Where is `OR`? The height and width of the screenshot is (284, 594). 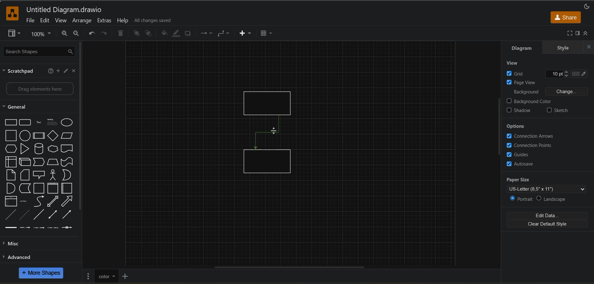
OR is located at coordinates (68, 175).